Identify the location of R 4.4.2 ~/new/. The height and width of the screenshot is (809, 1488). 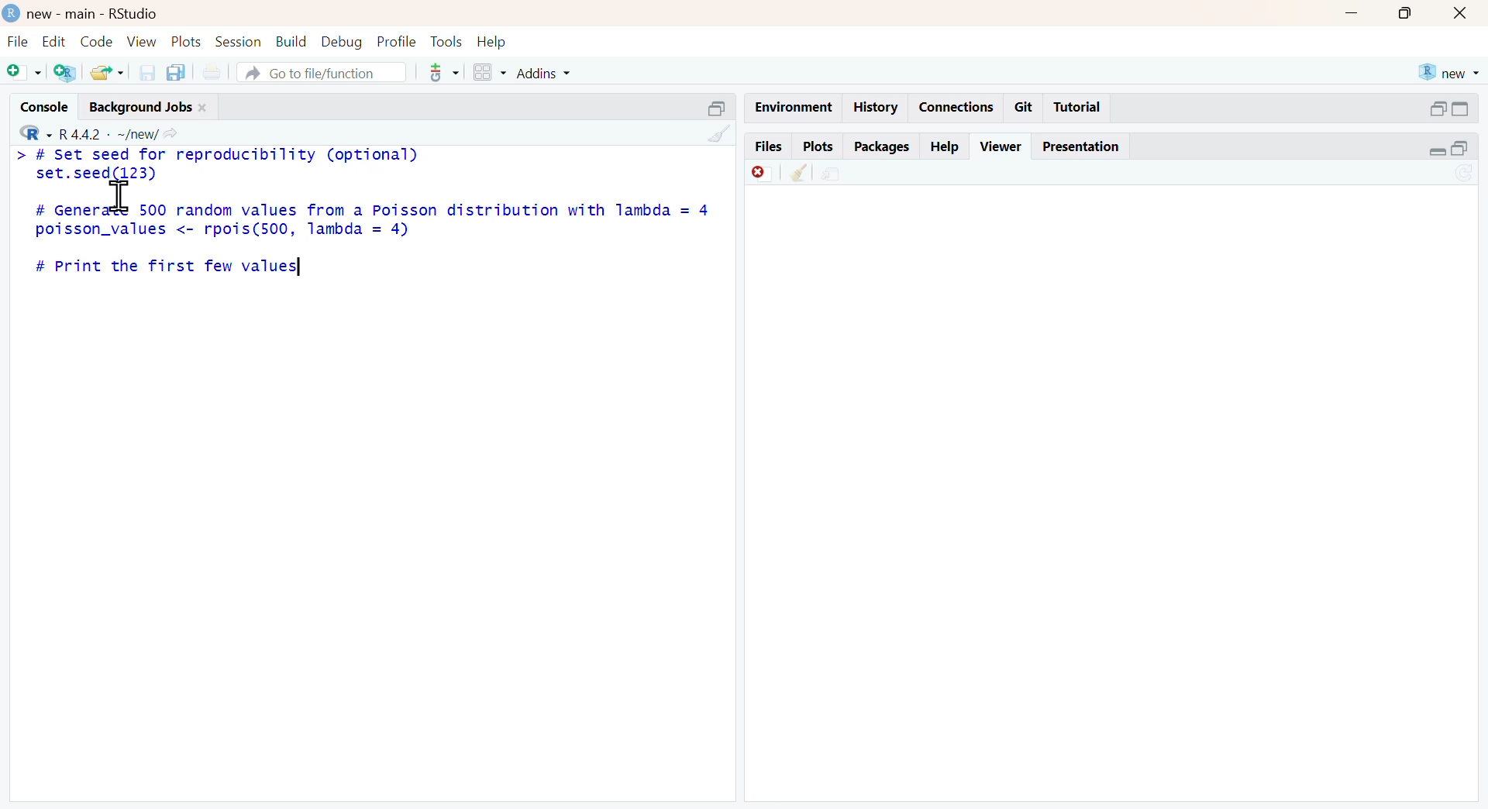
(110, 134).